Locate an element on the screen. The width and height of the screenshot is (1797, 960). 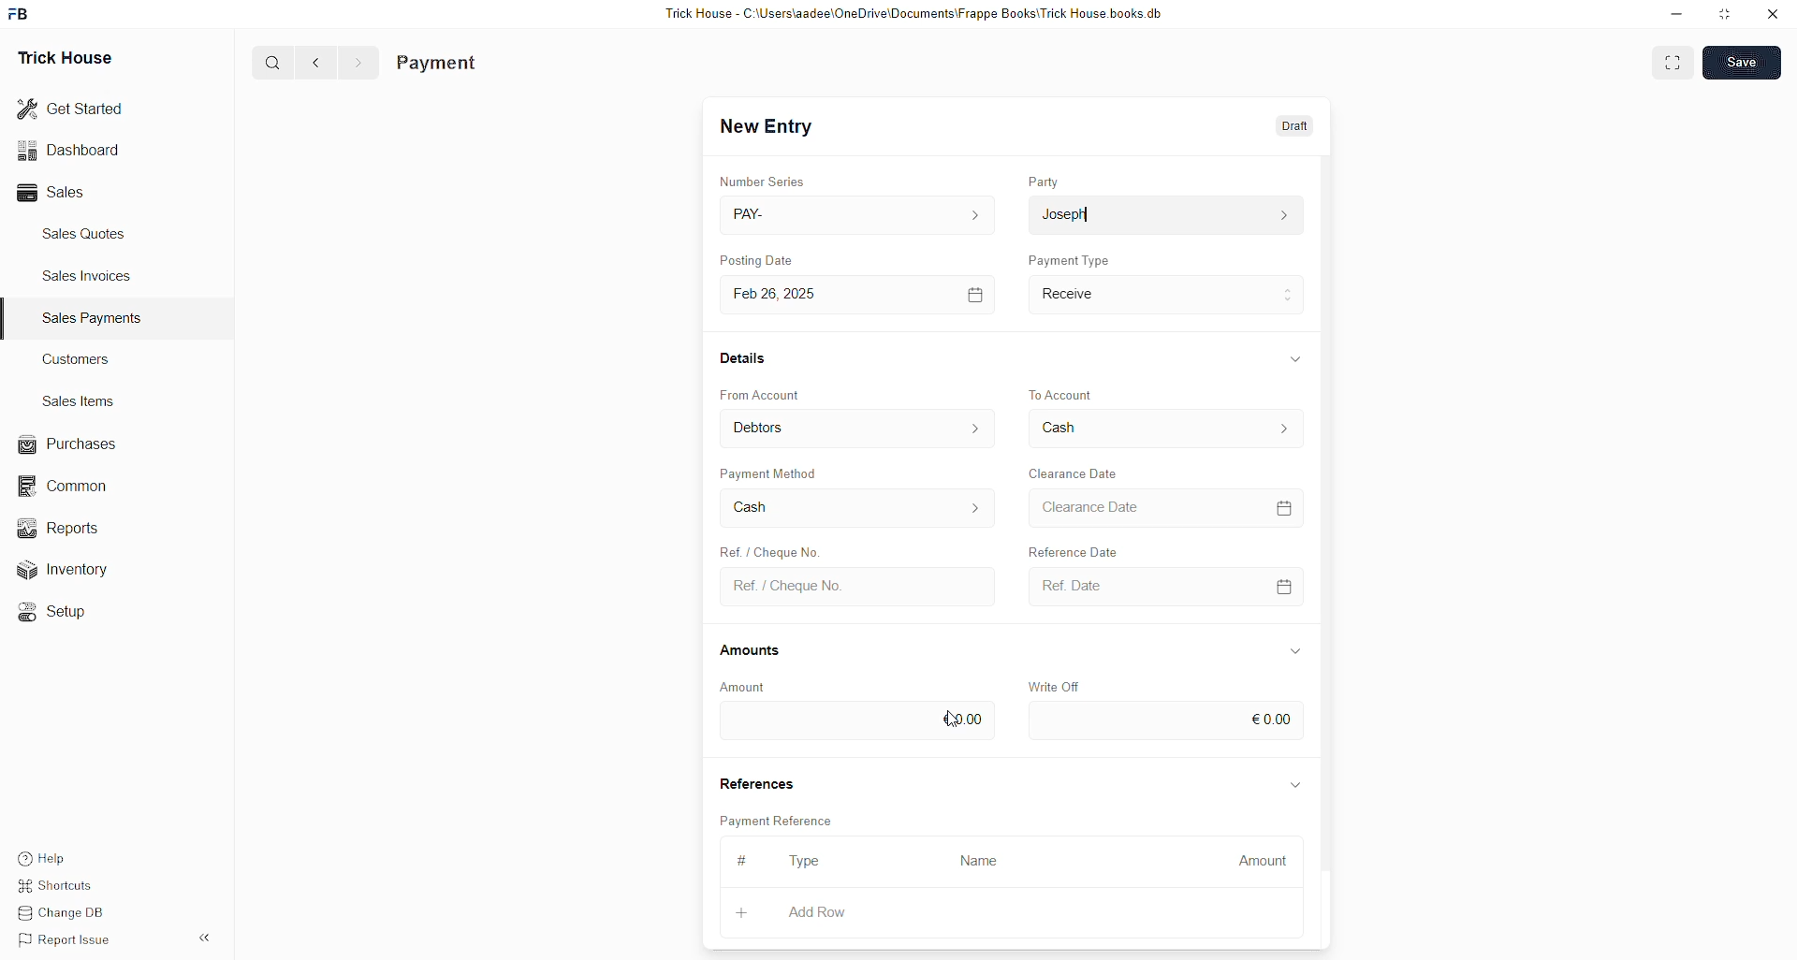
Save is located at coordinates (1741, 62).